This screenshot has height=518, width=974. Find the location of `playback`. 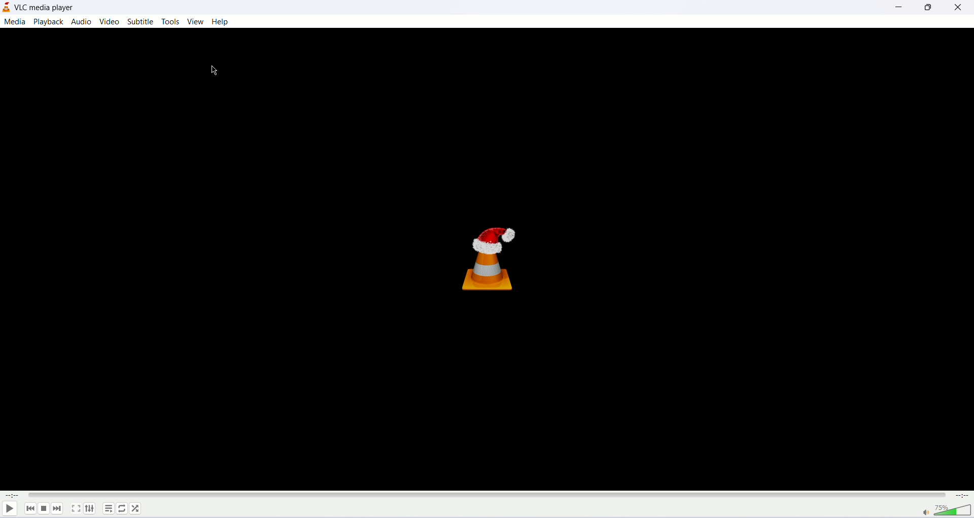

playback is located at coordinates (49, 22).